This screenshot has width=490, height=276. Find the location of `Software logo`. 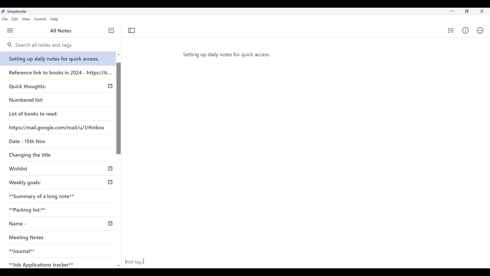

Software logo is located at coordinates (3, 11).